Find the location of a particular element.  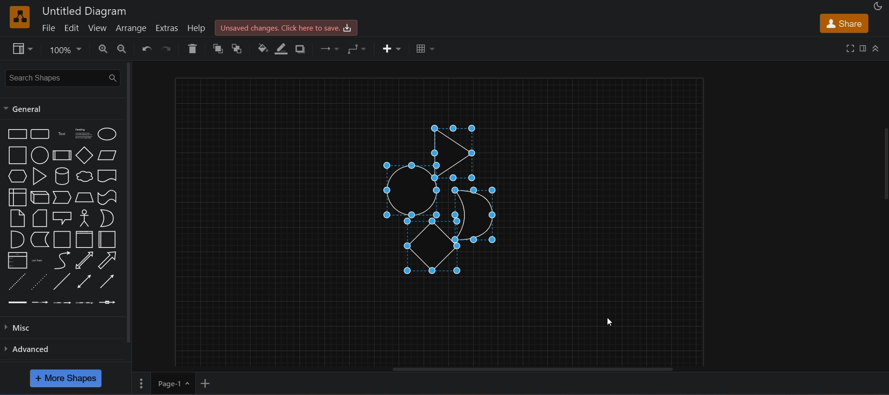

share is located at coordinates (844, 23).